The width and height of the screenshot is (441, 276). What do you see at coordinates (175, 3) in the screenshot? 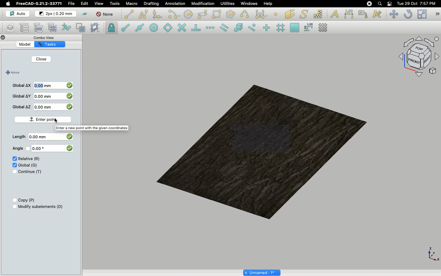
I see `Annotation` at bounding box center [175, 3].